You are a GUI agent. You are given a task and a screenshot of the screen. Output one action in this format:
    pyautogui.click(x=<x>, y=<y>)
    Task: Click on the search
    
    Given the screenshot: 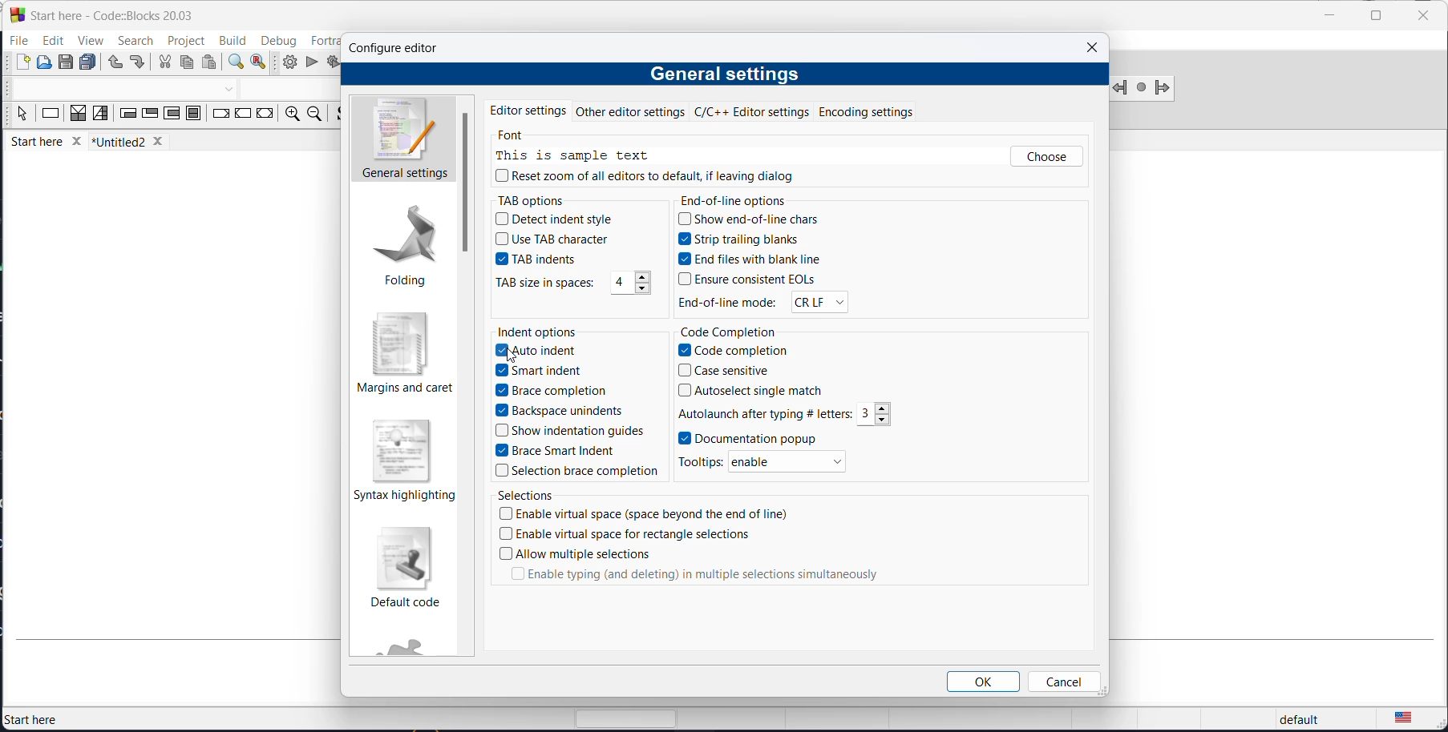 What is the action you would take?
    pyautogui.click(x=135, y=40)
    